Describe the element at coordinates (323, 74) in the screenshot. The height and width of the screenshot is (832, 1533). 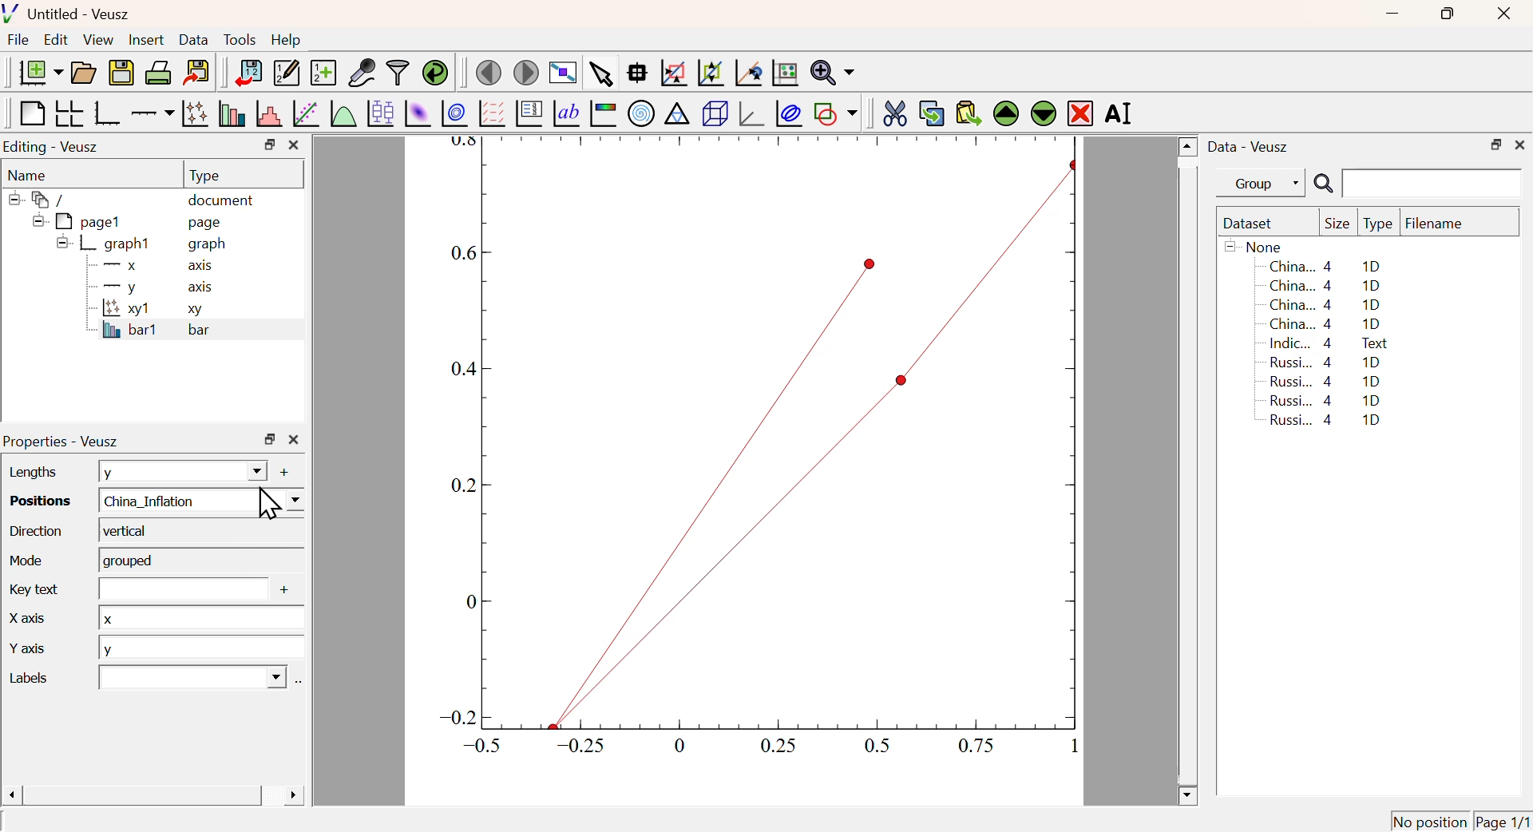
I see `Create new dataset` at that location.